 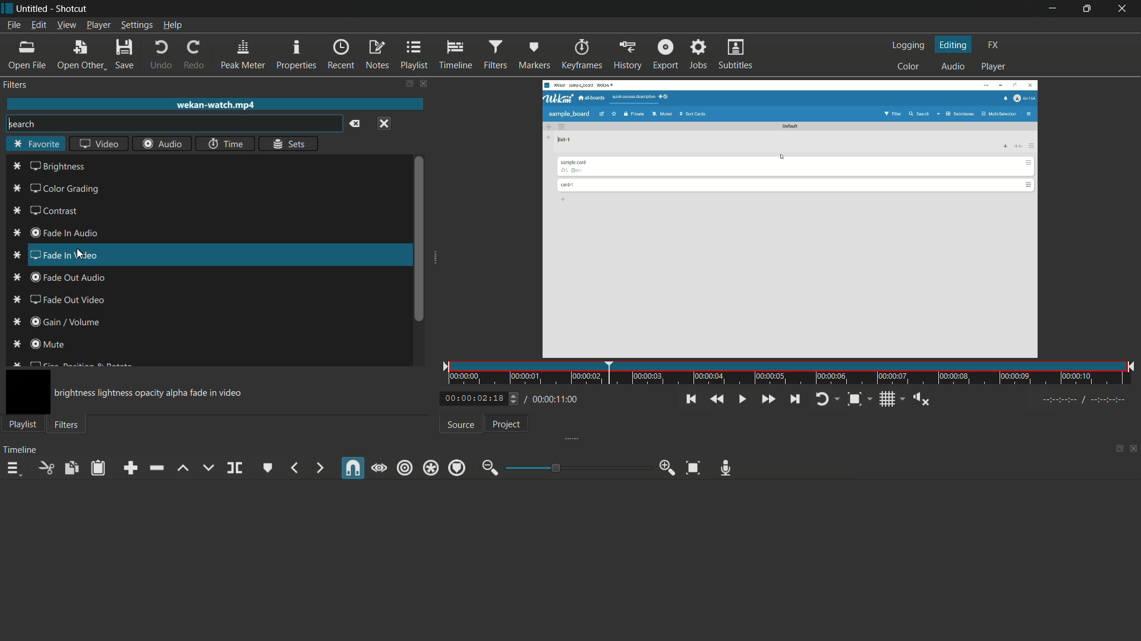 What do you see at coordinates (341, 55) in the screenshot?
I see `recent` at bounding box center [341, 55].